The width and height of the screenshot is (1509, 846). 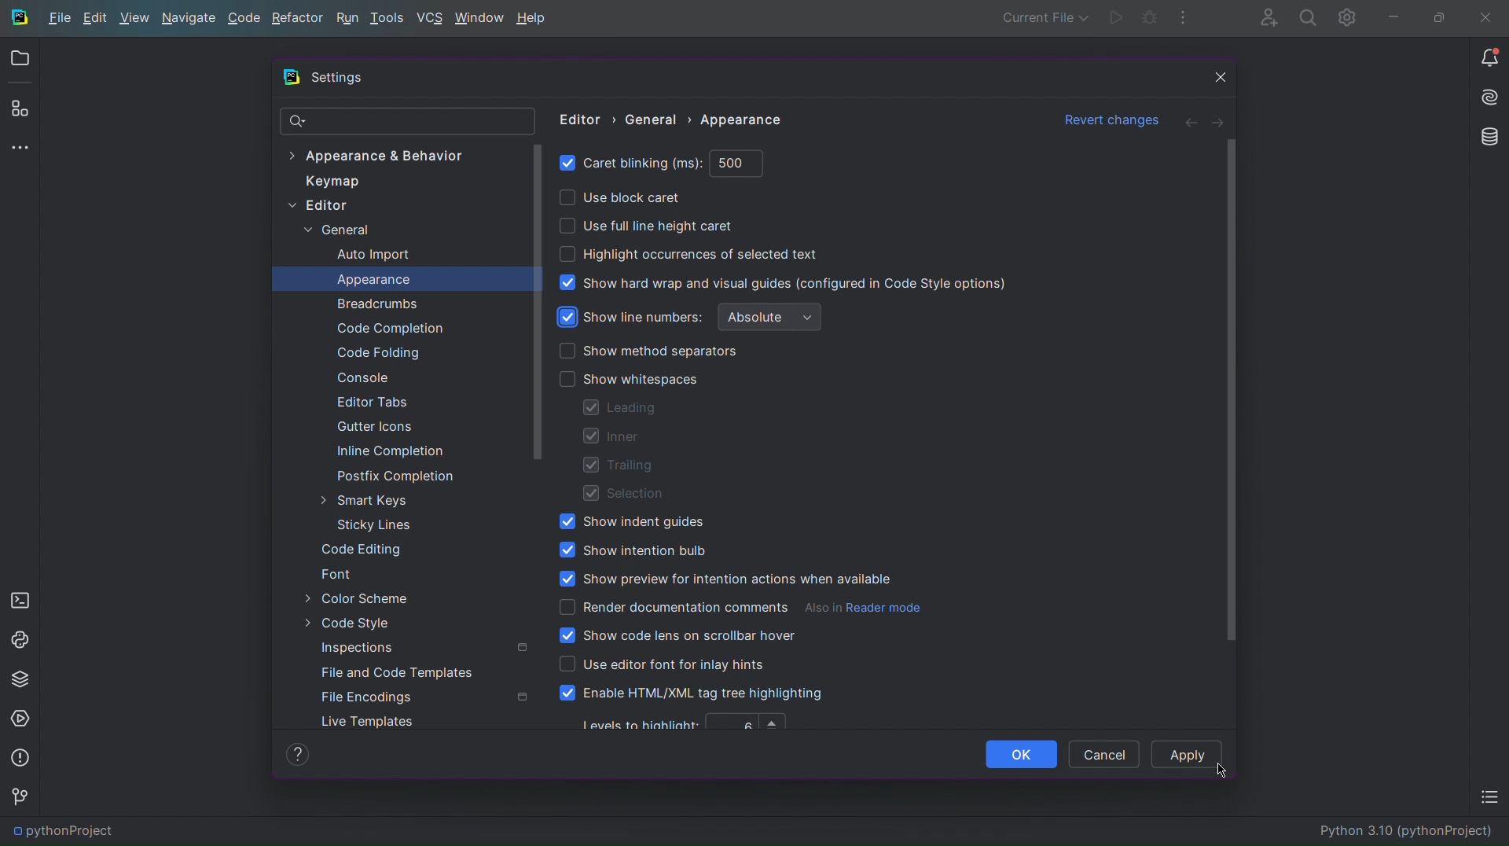 What do you see at coordinates (534, 17) in the screenshot?
I see `Help` at bounding box center [534, 17].